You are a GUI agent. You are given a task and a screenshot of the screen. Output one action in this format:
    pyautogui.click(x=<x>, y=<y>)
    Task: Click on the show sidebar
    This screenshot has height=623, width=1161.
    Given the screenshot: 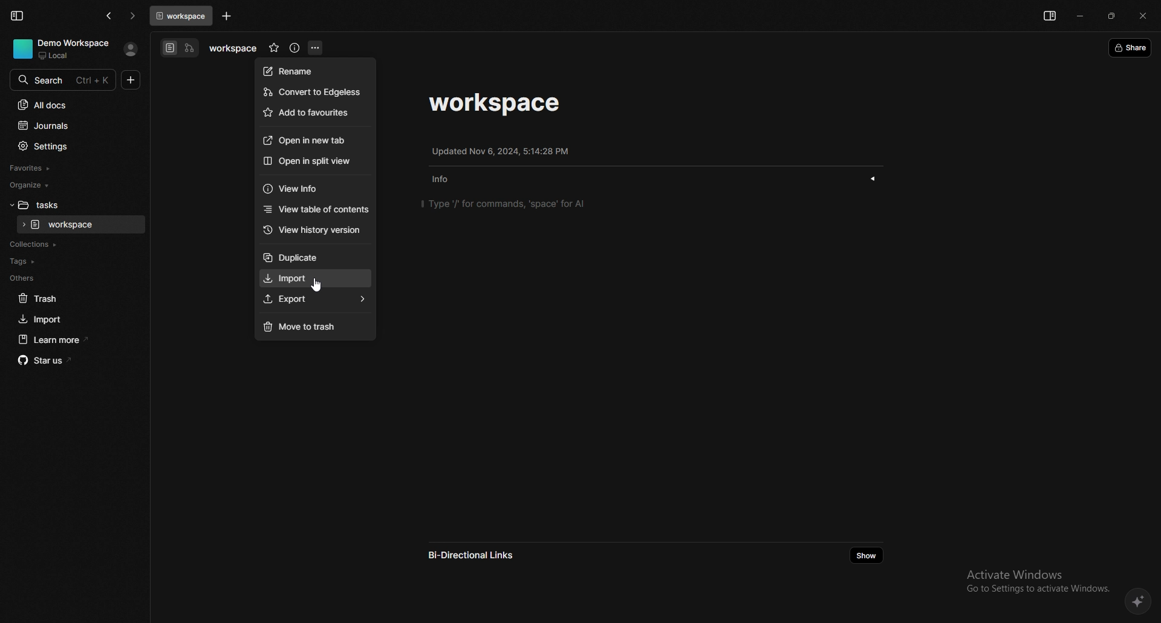 What is the action you would take?
    pyautogui.click(x=1049, y=16)
    